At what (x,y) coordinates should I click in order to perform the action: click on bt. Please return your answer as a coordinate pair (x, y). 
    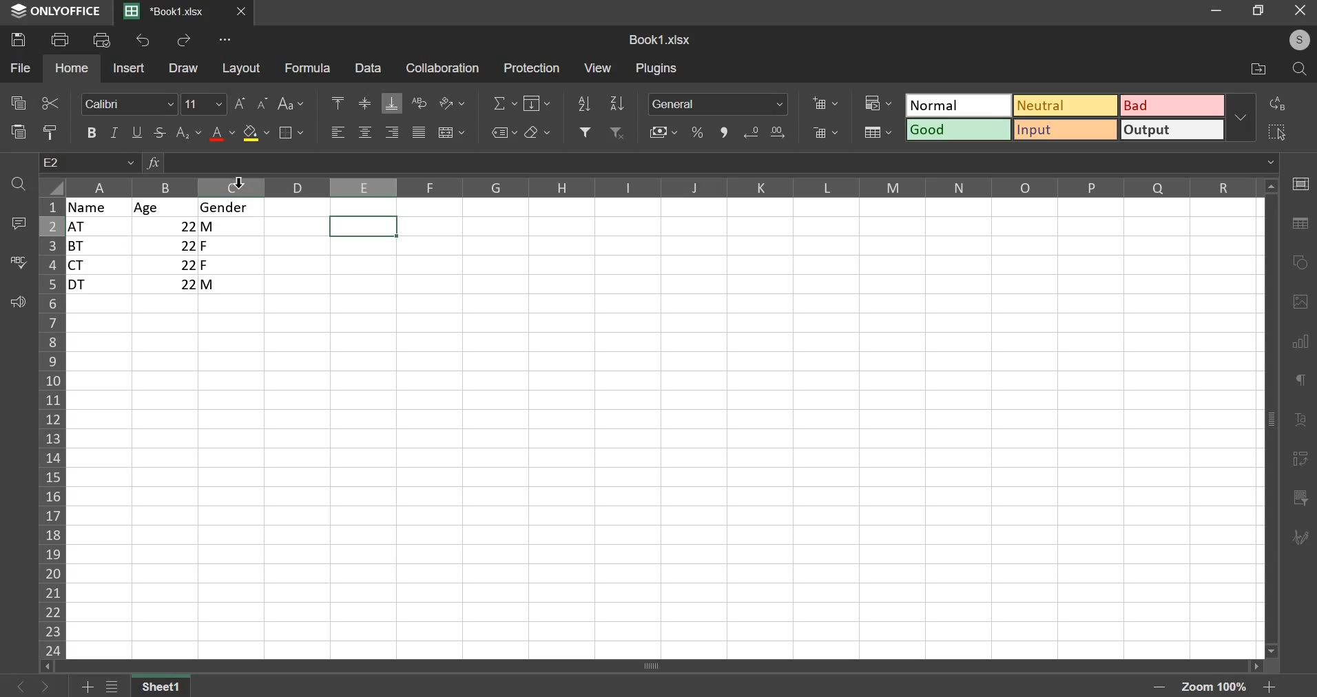
    Looking at the image, I should click on (98, 246).